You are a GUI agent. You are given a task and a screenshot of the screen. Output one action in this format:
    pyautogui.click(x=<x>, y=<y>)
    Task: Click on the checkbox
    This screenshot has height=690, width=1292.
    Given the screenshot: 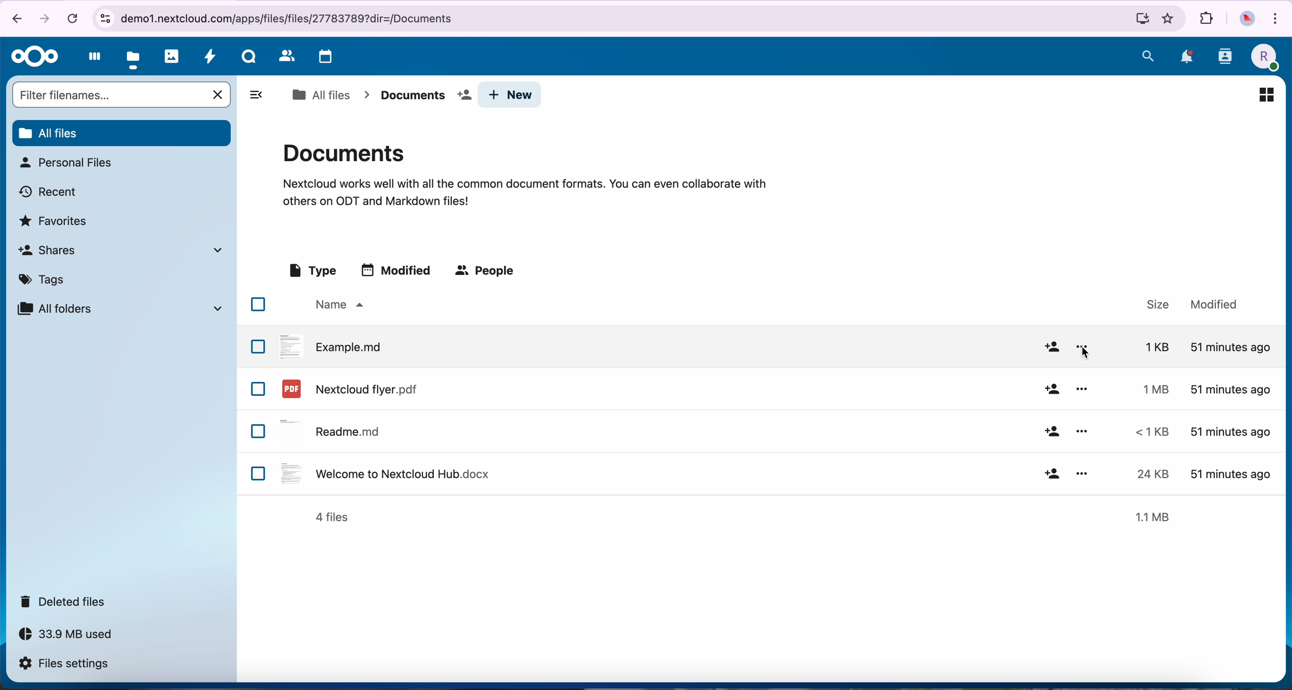 What is the action you would take?
    pyautogui.click(x=258, y=346)
    